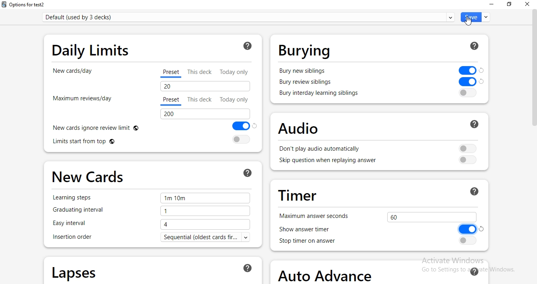  What do you see at coordinates (151, 176) in the screenshot?
I see `new cards` at bounding box center [151, 176].